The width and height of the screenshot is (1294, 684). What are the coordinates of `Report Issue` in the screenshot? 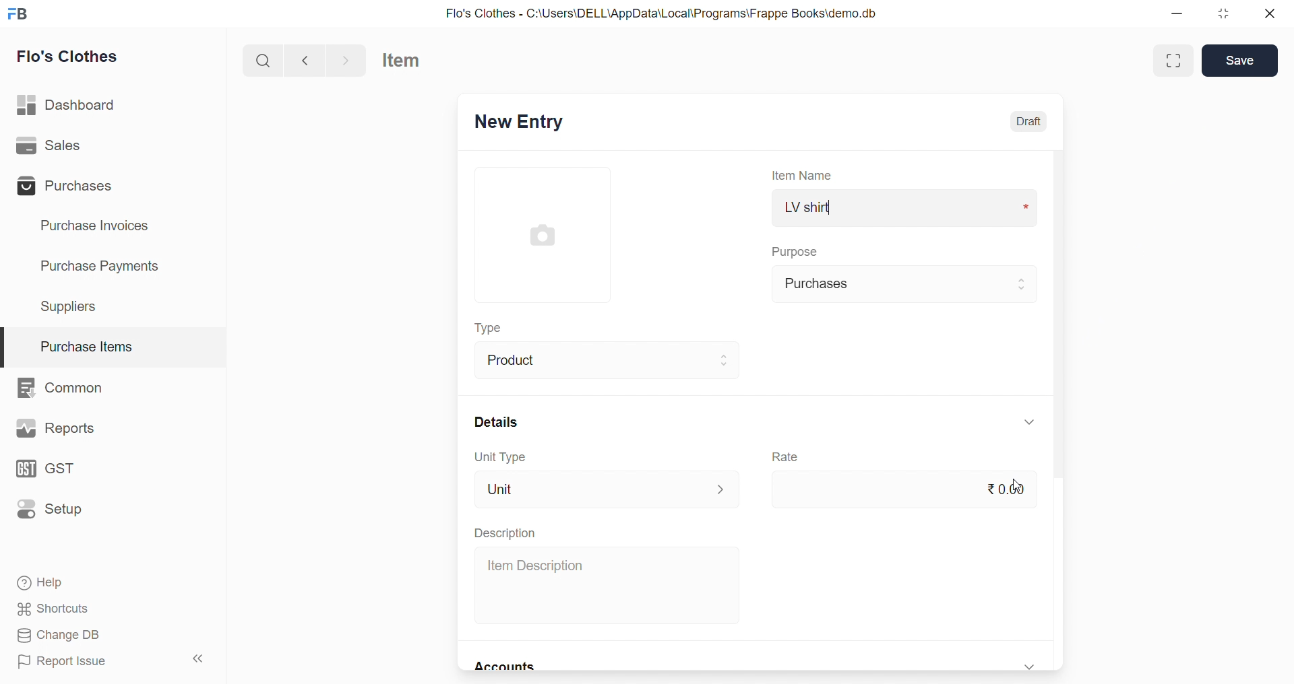 It's located at (84, 660).